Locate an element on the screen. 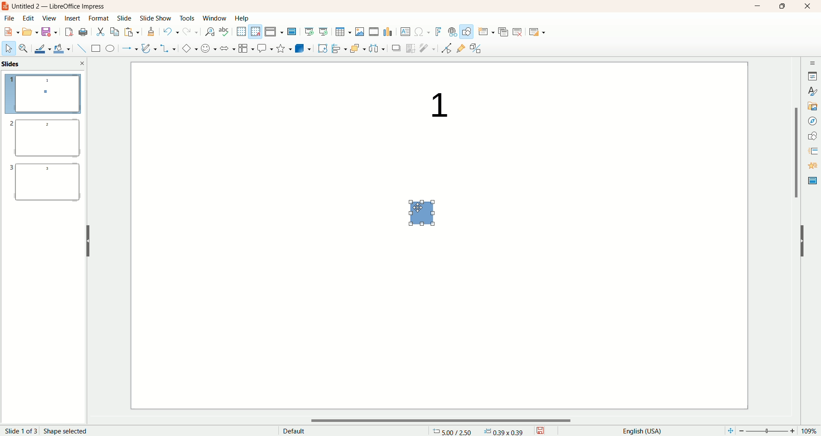  shape is located at coordinates (421, 214).